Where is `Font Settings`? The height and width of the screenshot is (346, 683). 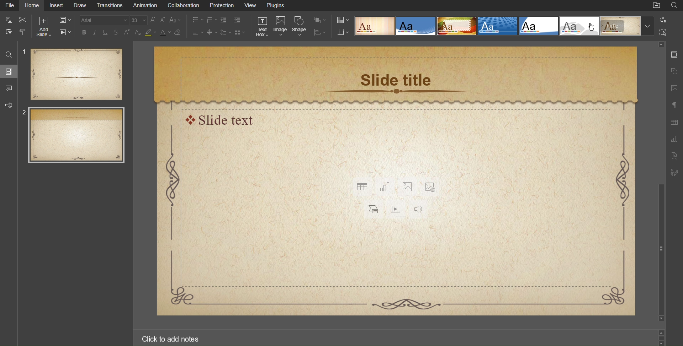 Font Settings is located at coordinates (114, 21).